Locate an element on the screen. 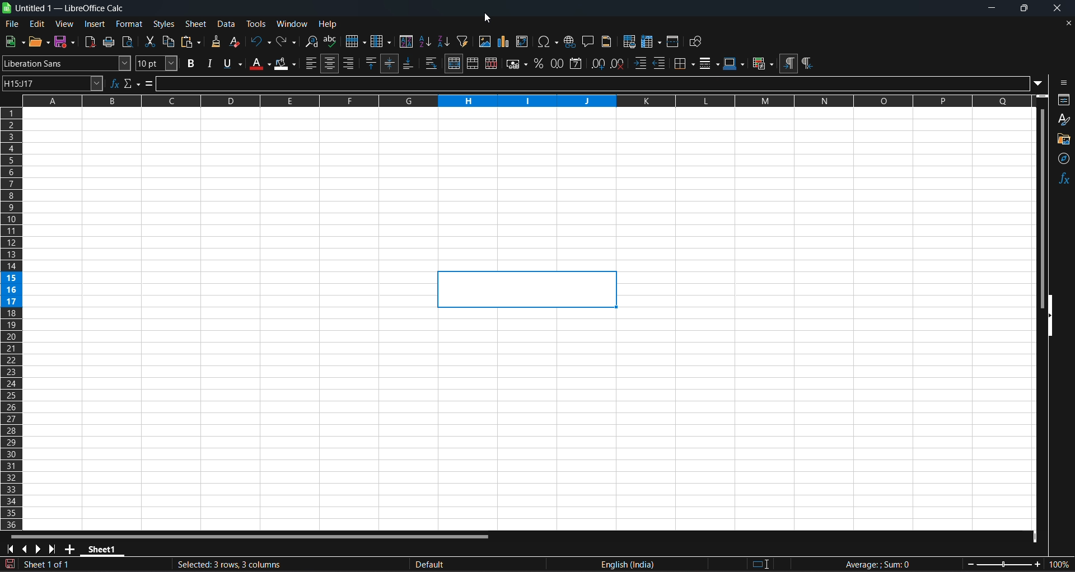 The image size is (1075, 572). vertical scroll bar is located at coordinates (1043, 210).